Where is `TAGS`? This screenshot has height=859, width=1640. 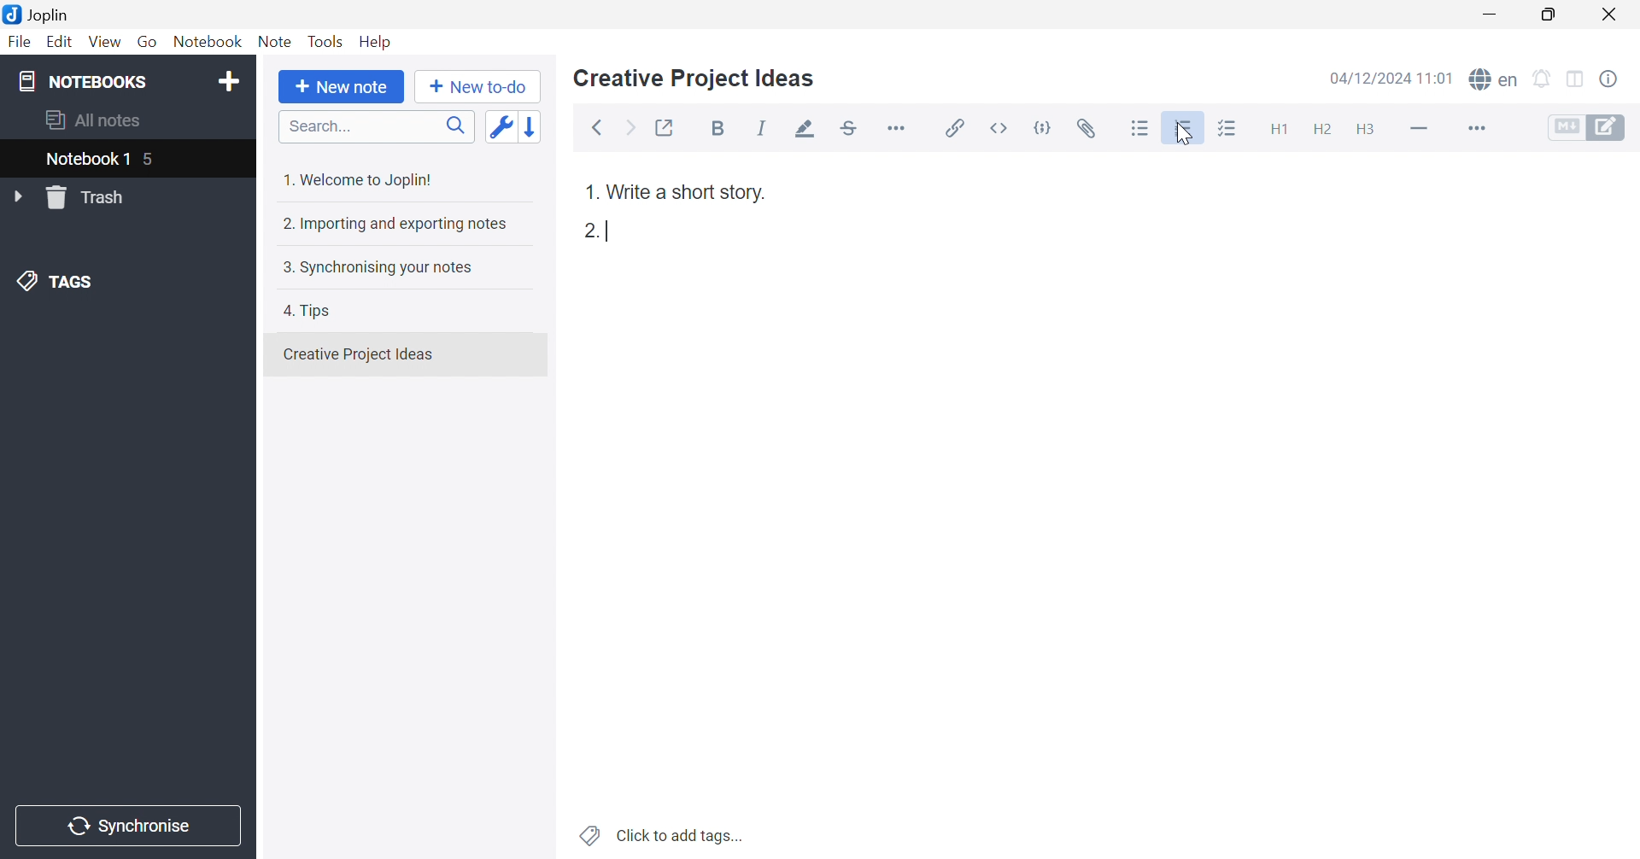 TAGS is located at coordinates (56, 283).